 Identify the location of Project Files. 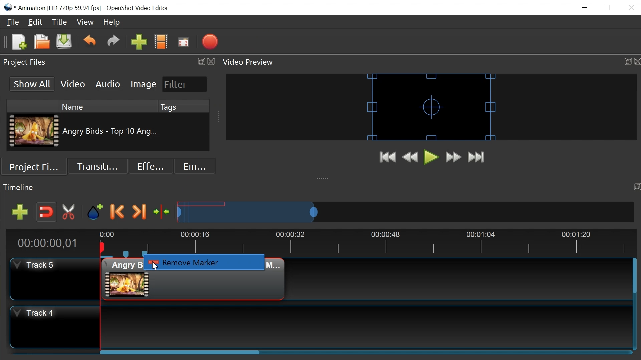
(37, 166).